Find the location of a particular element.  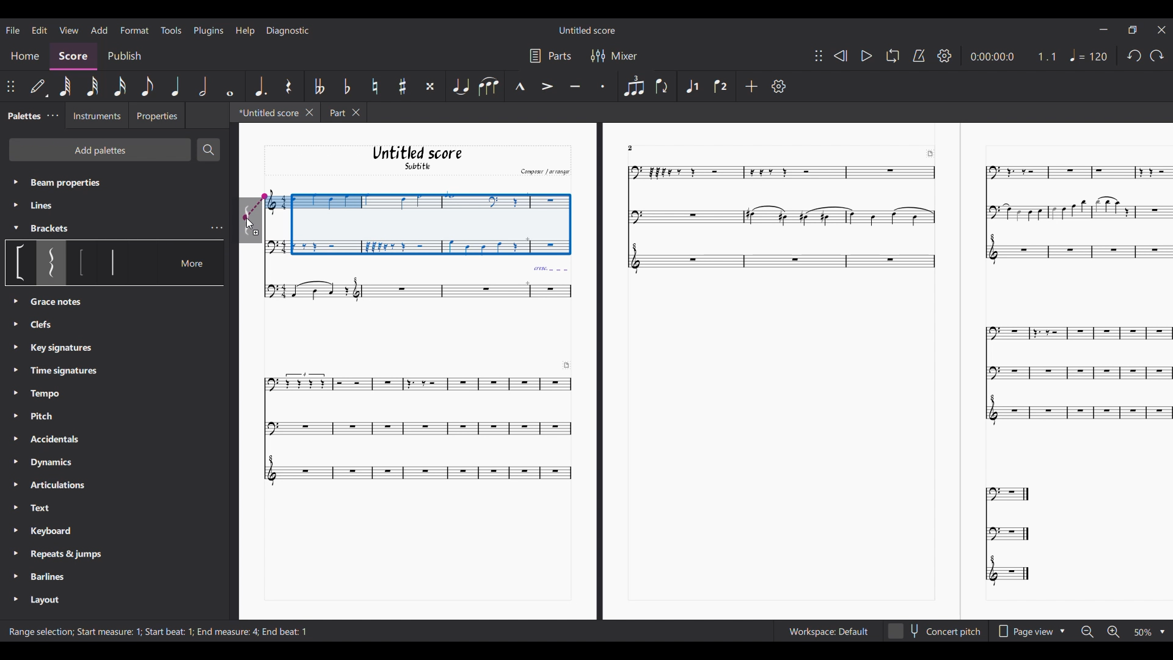

64th note is located at coordinates (67, 87).